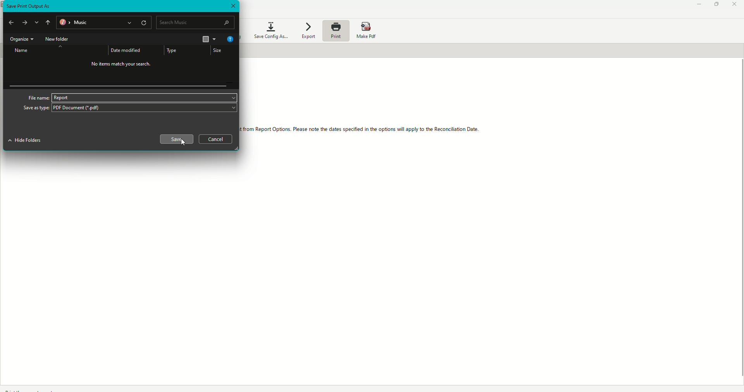  I want to click on The reconcile report is designed to be similar to the formal reconciliation tool. Please select the account from report Options.Please note the dates specified in the options will apply to the reconciliation data, so click(361, 131).